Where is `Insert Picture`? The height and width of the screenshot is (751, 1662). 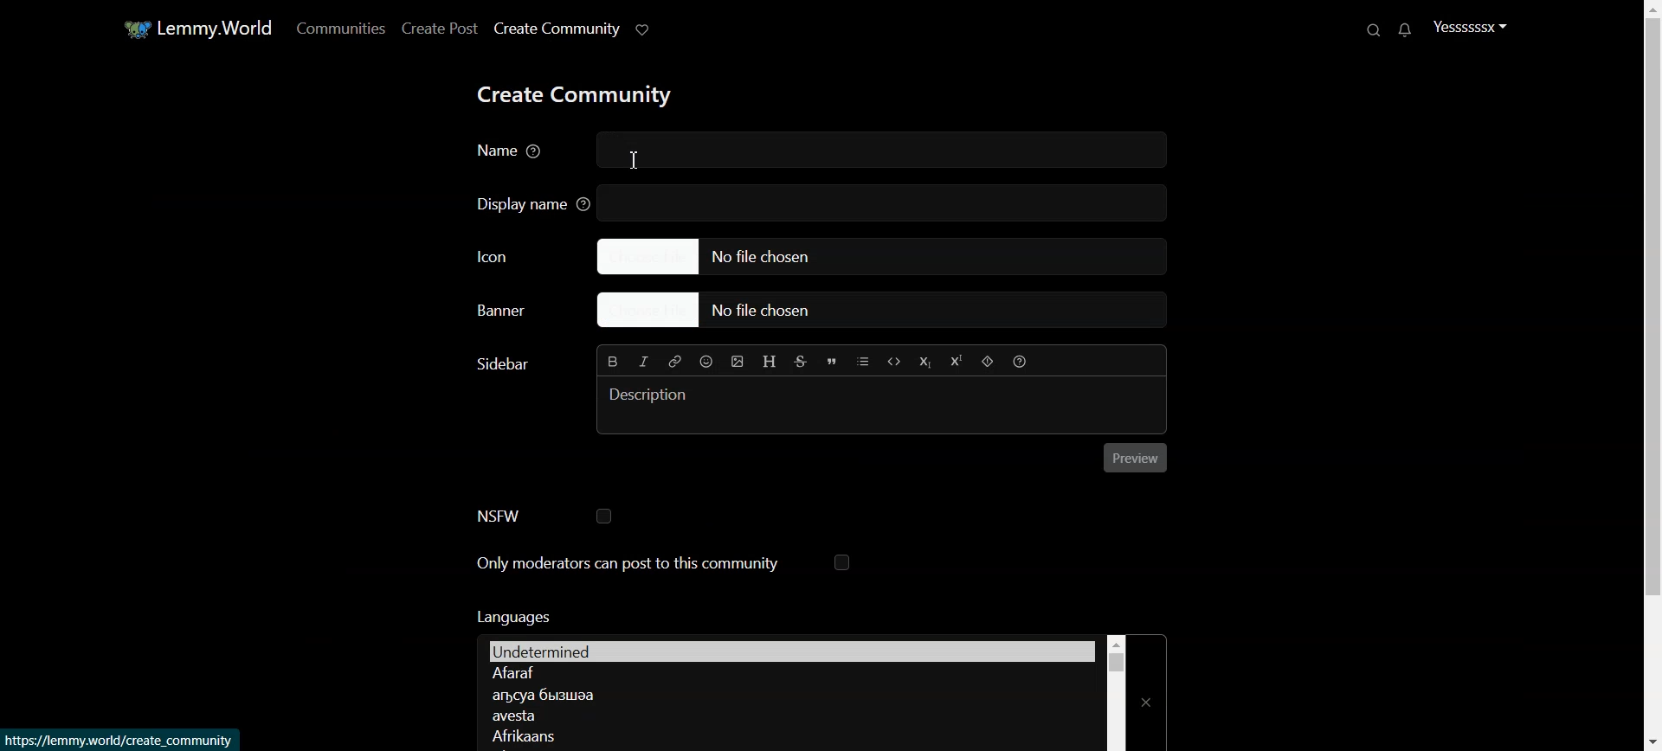
Insert Picture is located at coordinates (738, 362).